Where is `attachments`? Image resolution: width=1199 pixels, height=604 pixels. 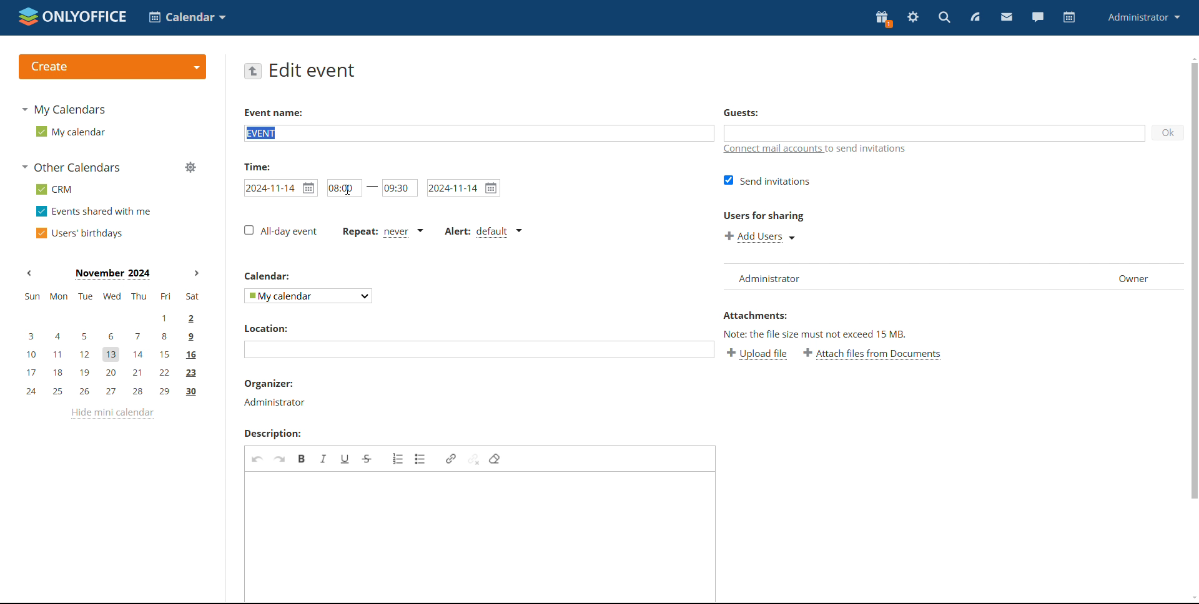
attachments is located at coordinates (756, 315).